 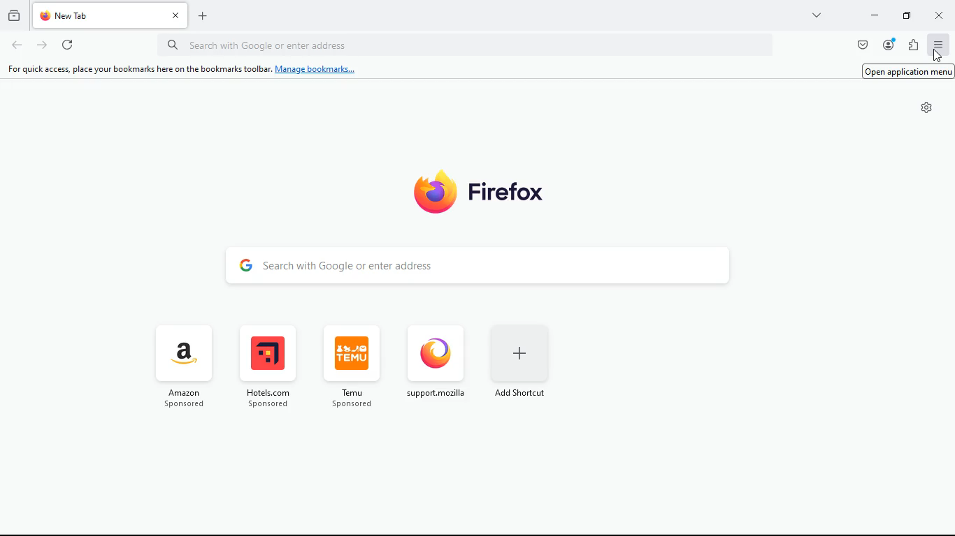 What do you see at coordinates (266, 369) in the screenshot?
I see `hotels.com` at bounding box center [266, 369].